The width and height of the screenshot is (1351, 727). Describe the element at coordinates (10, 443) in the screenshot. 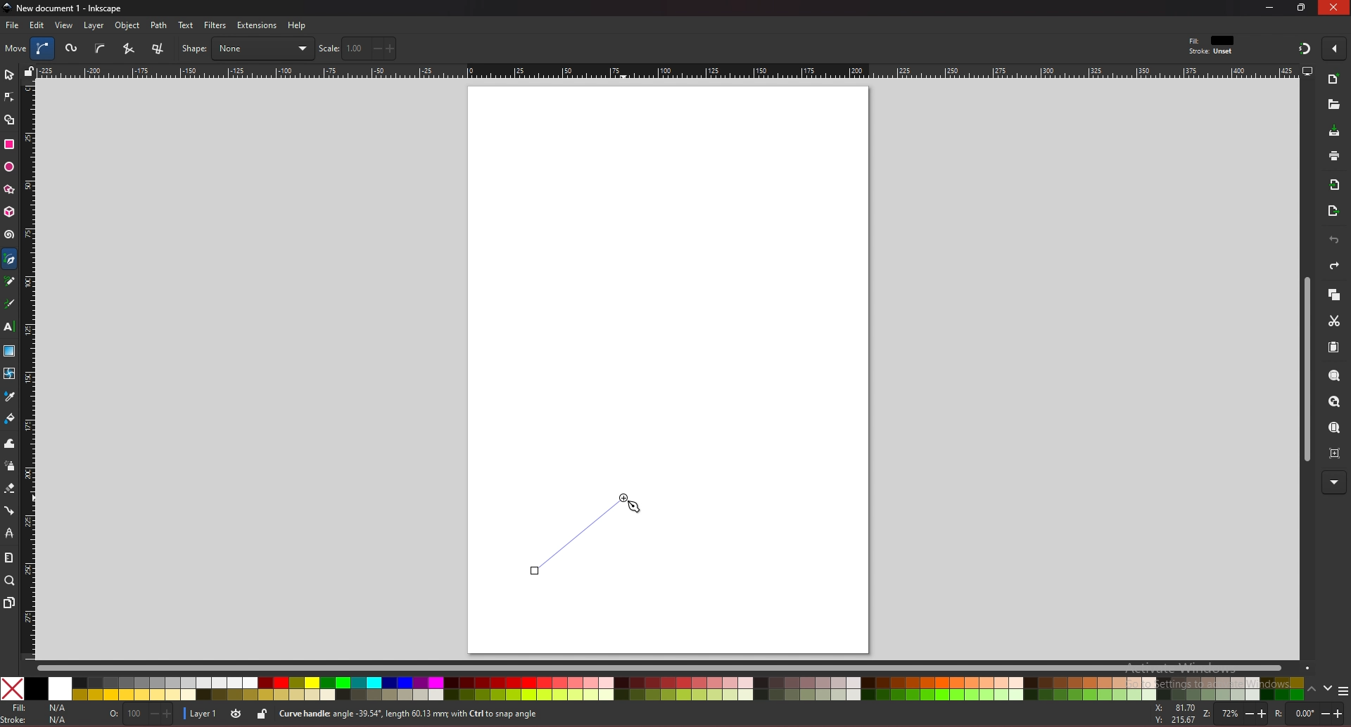

I see `tweak` at that location.